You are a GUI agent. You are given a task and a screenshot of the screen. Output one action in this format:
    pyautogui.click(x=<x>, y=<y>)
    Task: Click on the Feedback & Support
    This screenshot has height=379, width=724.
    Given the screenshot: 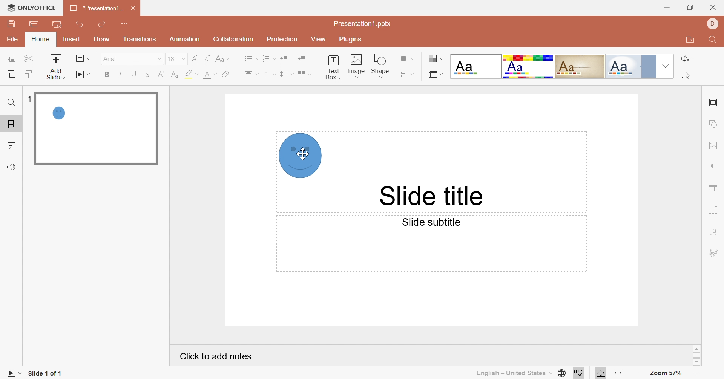 What is the action you would take?
    pyautogui.click(x=12, y=167)
    